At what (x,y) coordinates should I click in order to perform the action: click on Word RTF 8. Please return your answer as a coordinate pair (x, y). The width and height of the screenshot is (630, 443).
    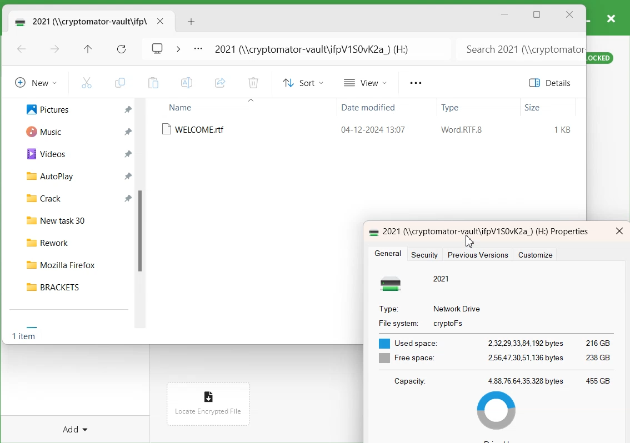
    Looking at the image, I should click on (462, 130).